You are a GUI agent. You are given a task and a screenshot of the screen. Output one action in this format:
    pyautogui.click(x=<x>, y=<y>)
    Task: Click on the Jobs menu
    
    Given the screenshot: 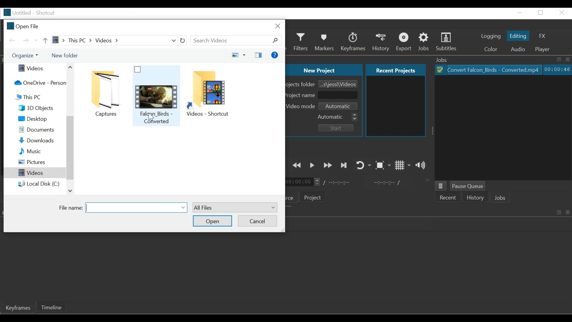 What is the action you would take?
    pyautogui.click(x=441, y=186)
    